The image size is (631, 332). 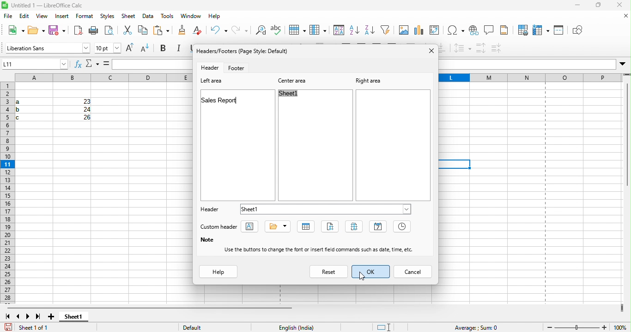 What do you see at coordinates (61, 18) in the screenshot?
I see `insert` at bounding box center [61, 18].